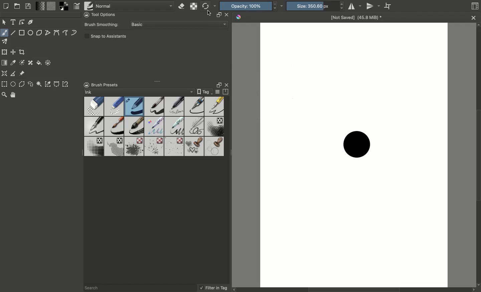 This screenshot has height=292, width=481. I want to click on Opacity, so click(252, 6).